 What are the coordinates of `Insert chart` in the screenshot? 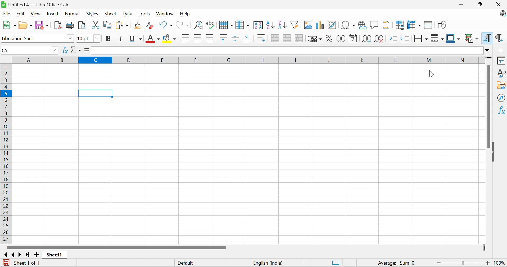 It's located at (320, 25).